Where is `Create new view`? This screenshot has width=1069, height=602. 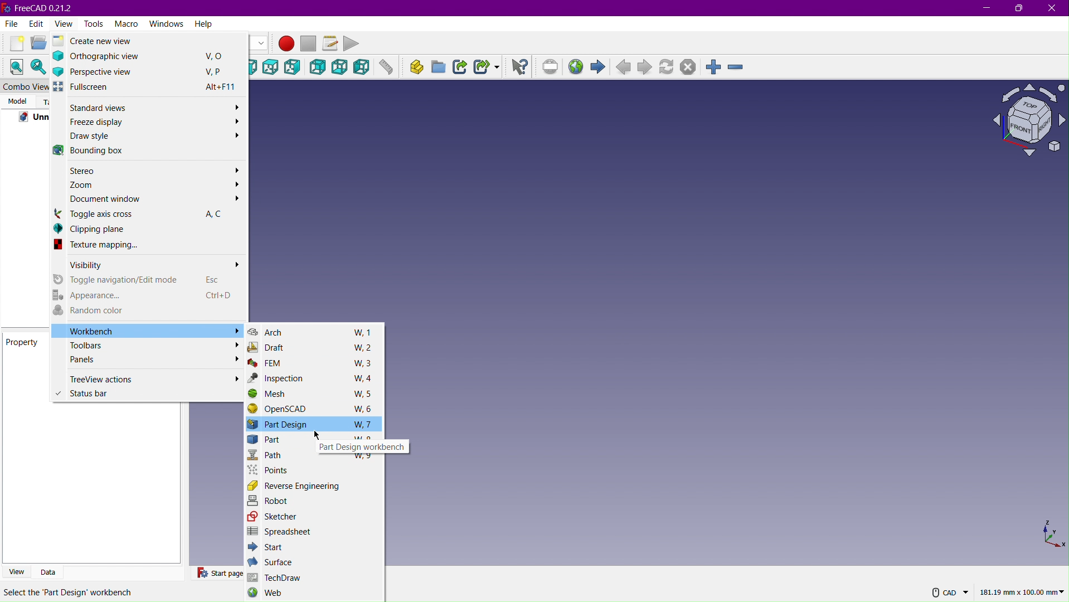
Create new view is located at coordinates (104, 40).